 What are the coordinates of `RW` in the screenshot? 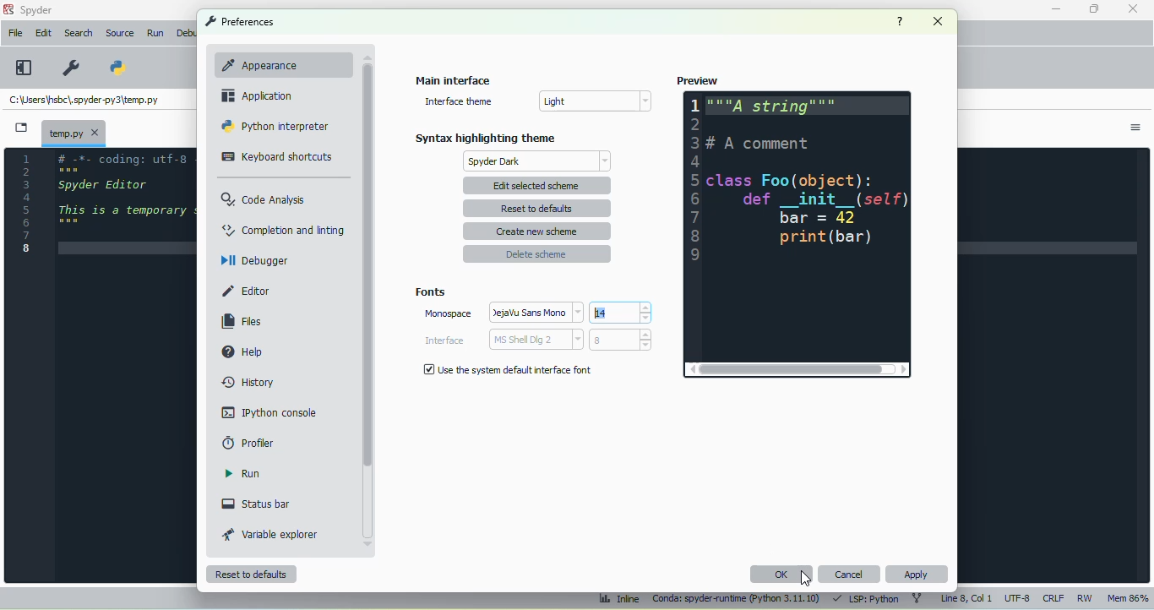 It's located at (1086, 597).